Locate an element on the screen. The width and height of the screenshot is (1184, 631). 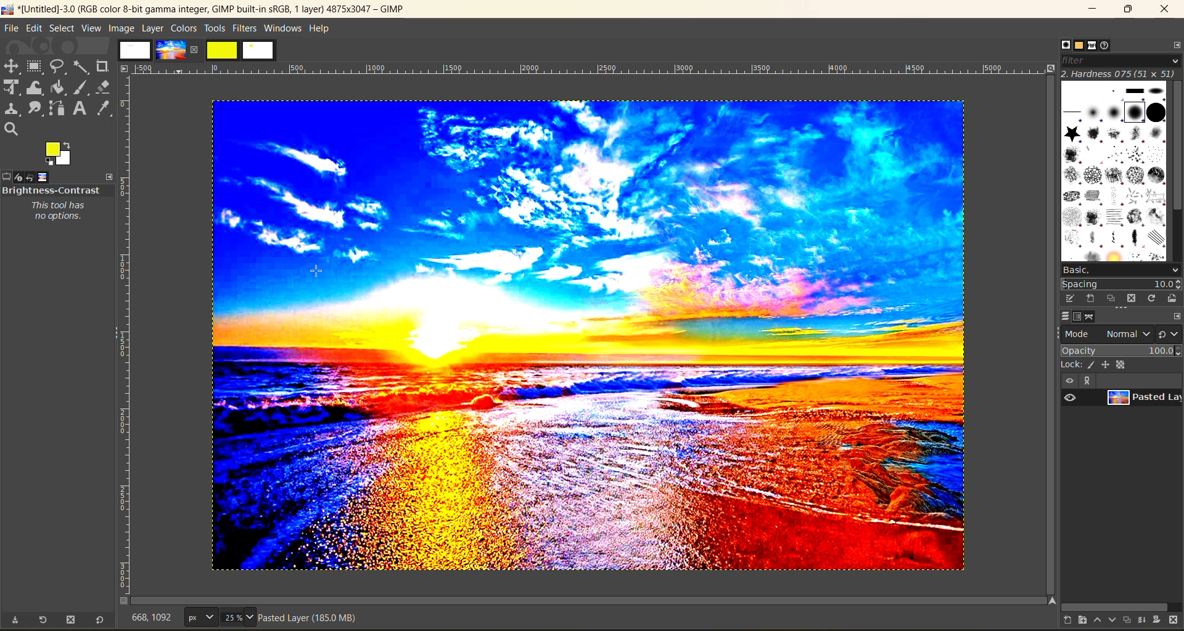
open brush as image is located at coordinates (1174, 299).